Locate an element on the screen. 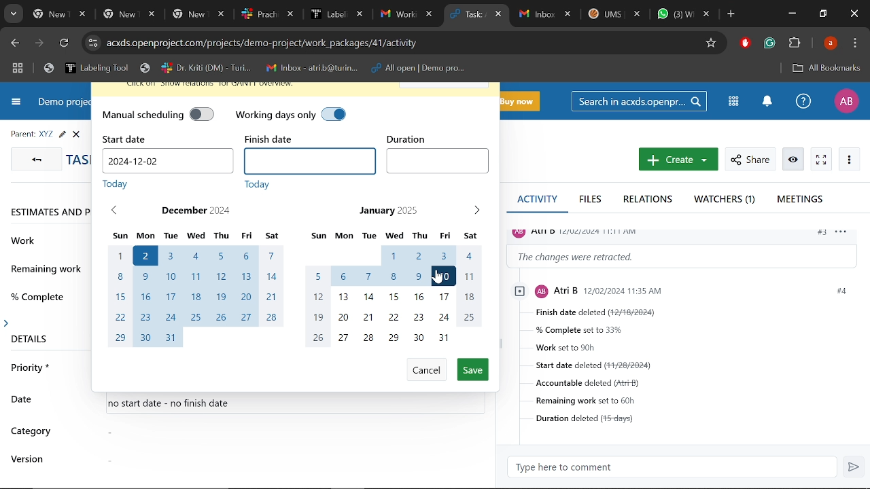  January 2025 is located at coordinates (388, 209).